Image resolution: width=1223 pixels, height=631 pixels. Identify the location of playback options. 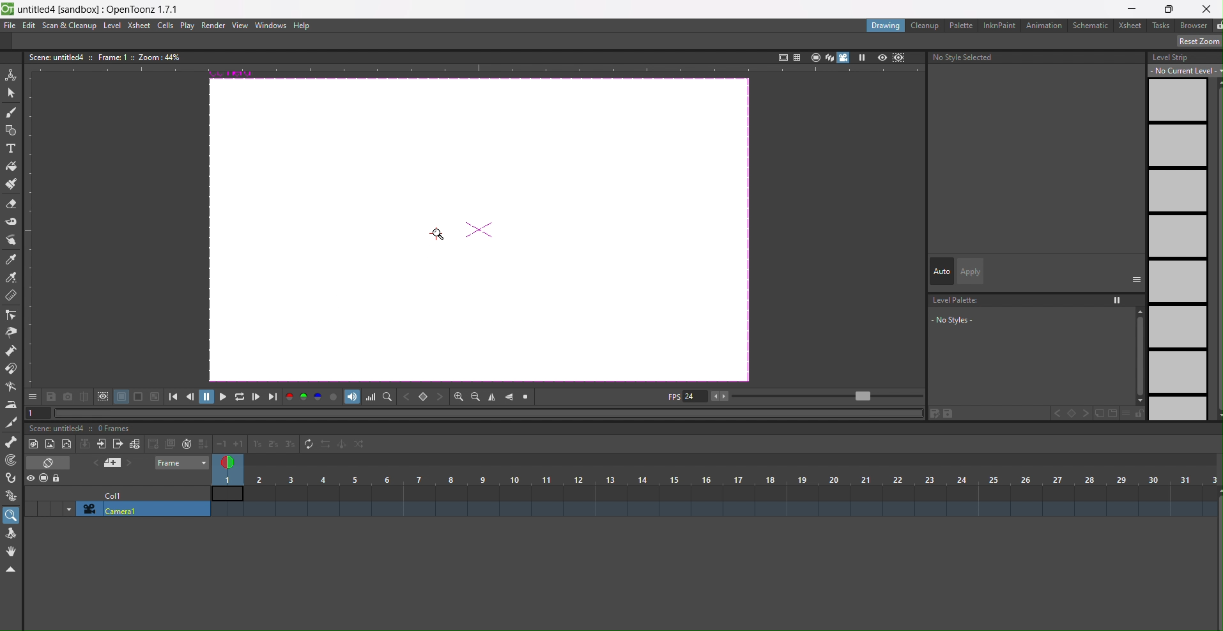
(224, 397).